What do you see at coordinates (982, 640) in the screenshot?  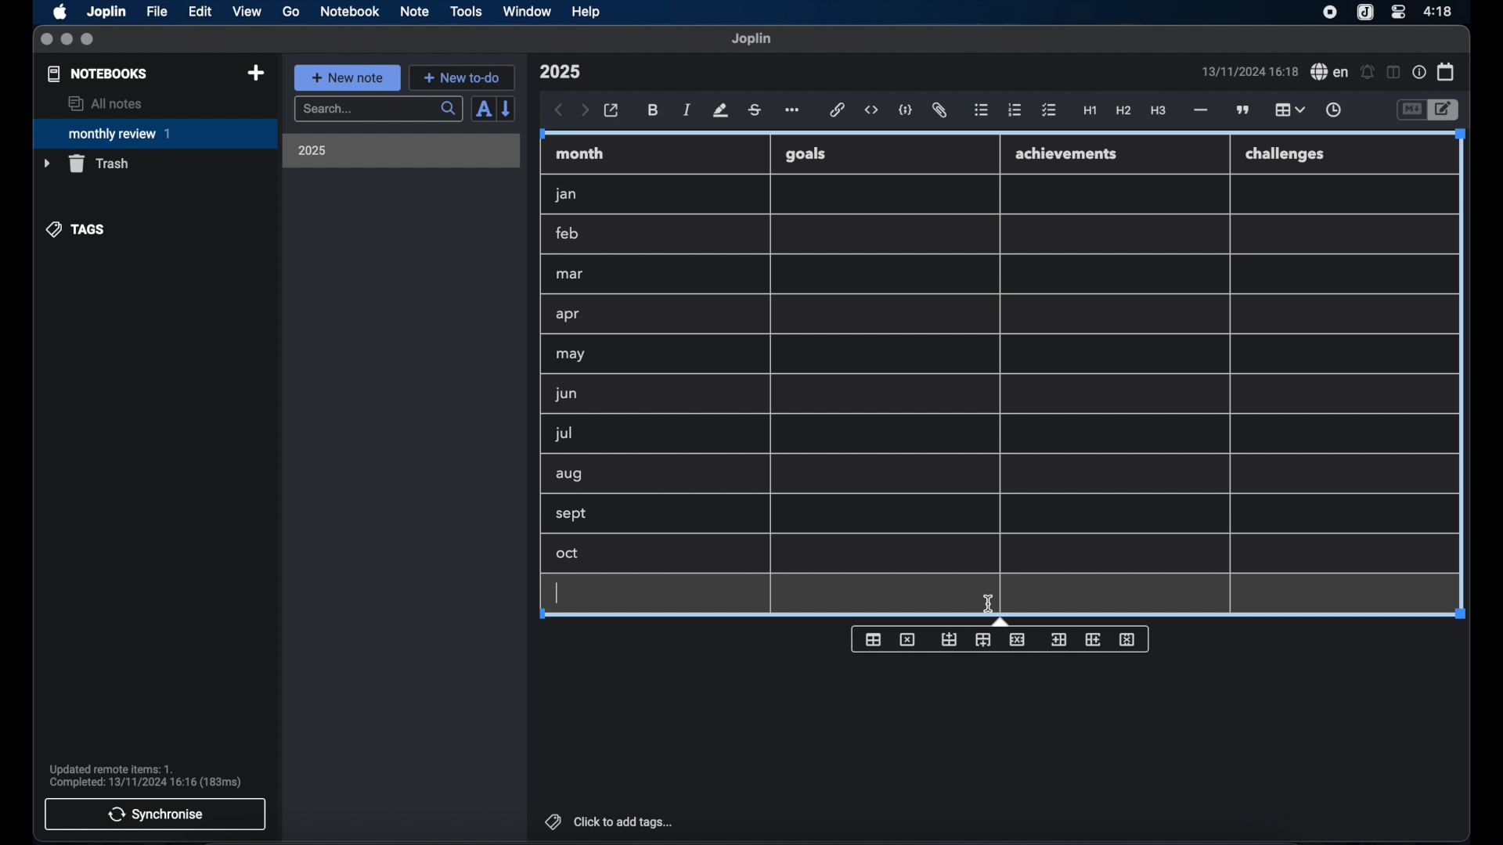 I see `insert column after` at bounding box center [982, 640].